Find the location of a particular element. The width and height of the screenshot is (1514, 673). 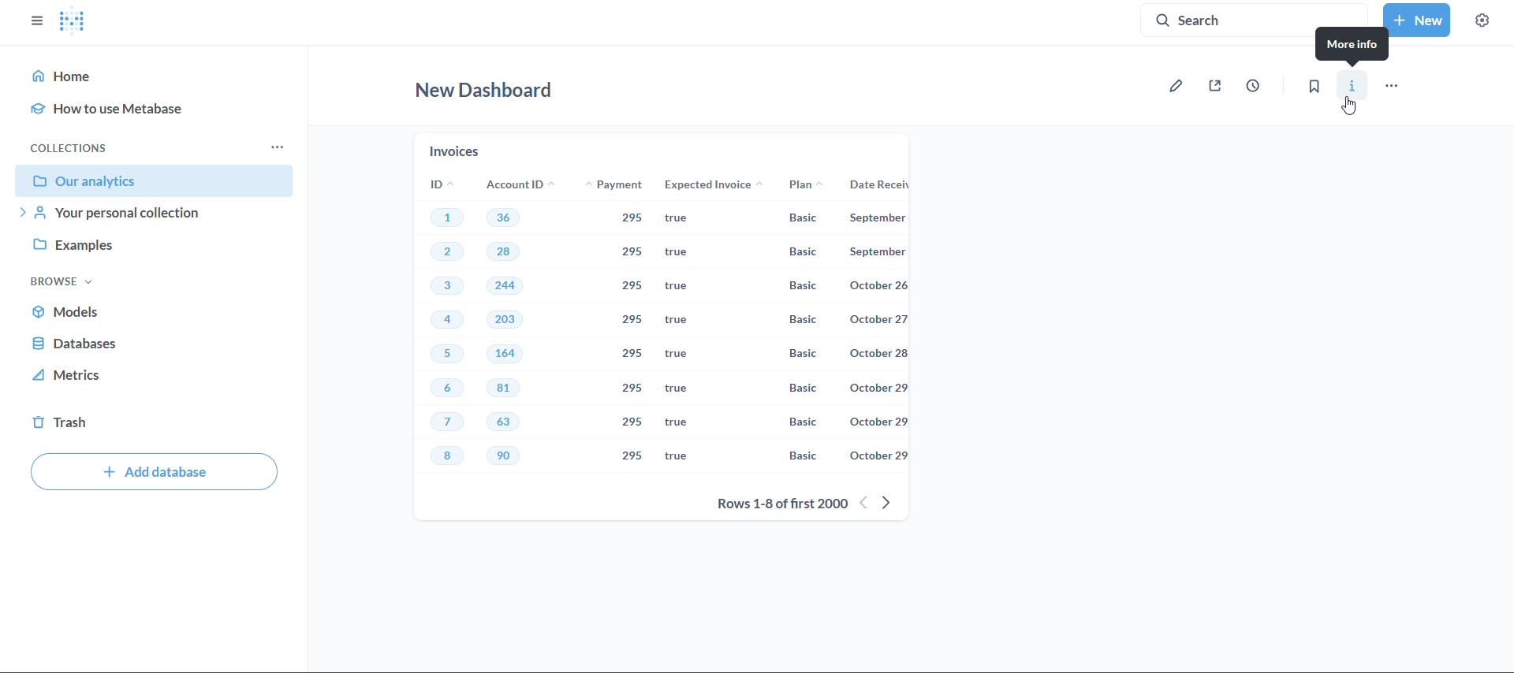

36 is located at coordinates (504, 217).